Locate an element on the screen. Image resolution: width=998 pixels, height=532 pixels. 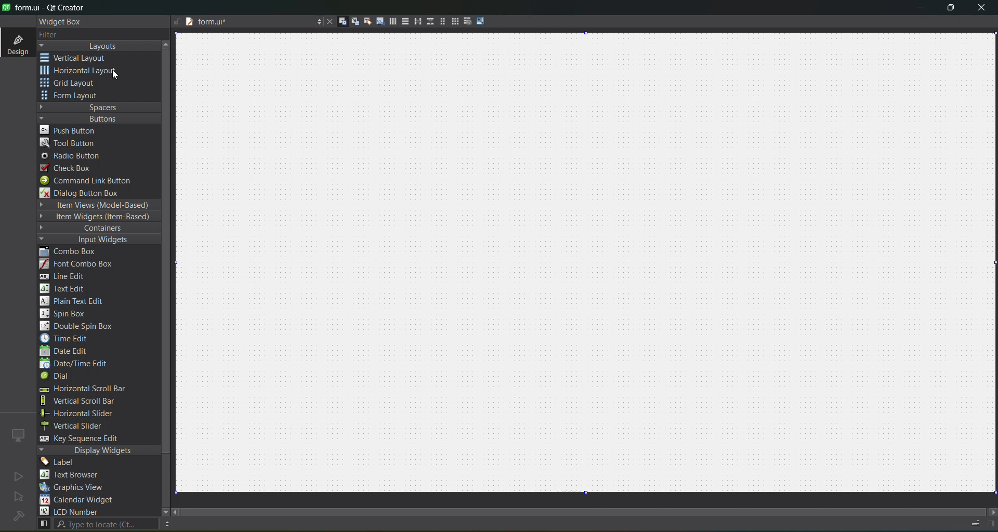
close is located at coordinates (981, 9).